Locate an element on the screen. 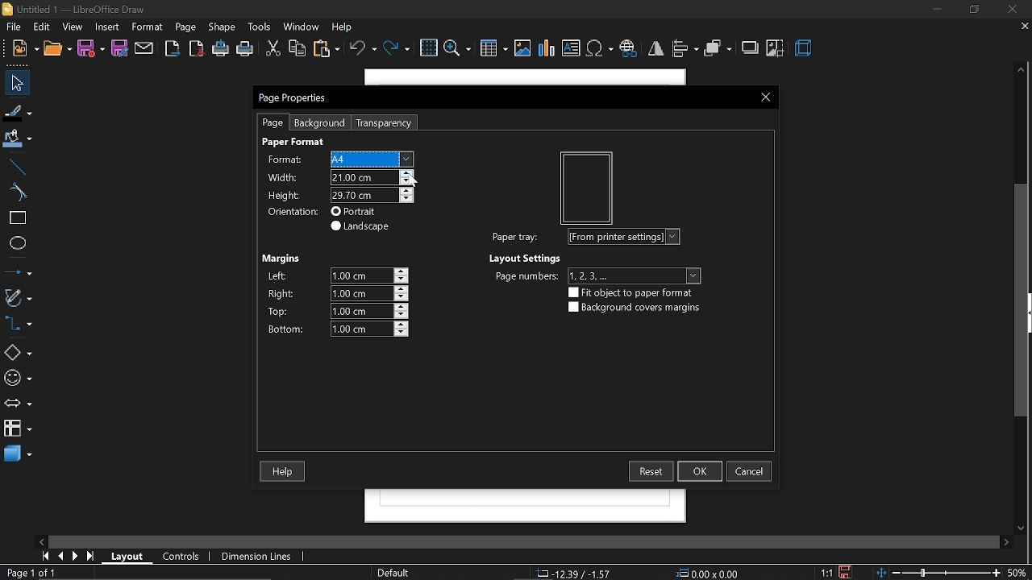 This screenshot has width=1032, height=580. crop is located at coordinates (775, 50).